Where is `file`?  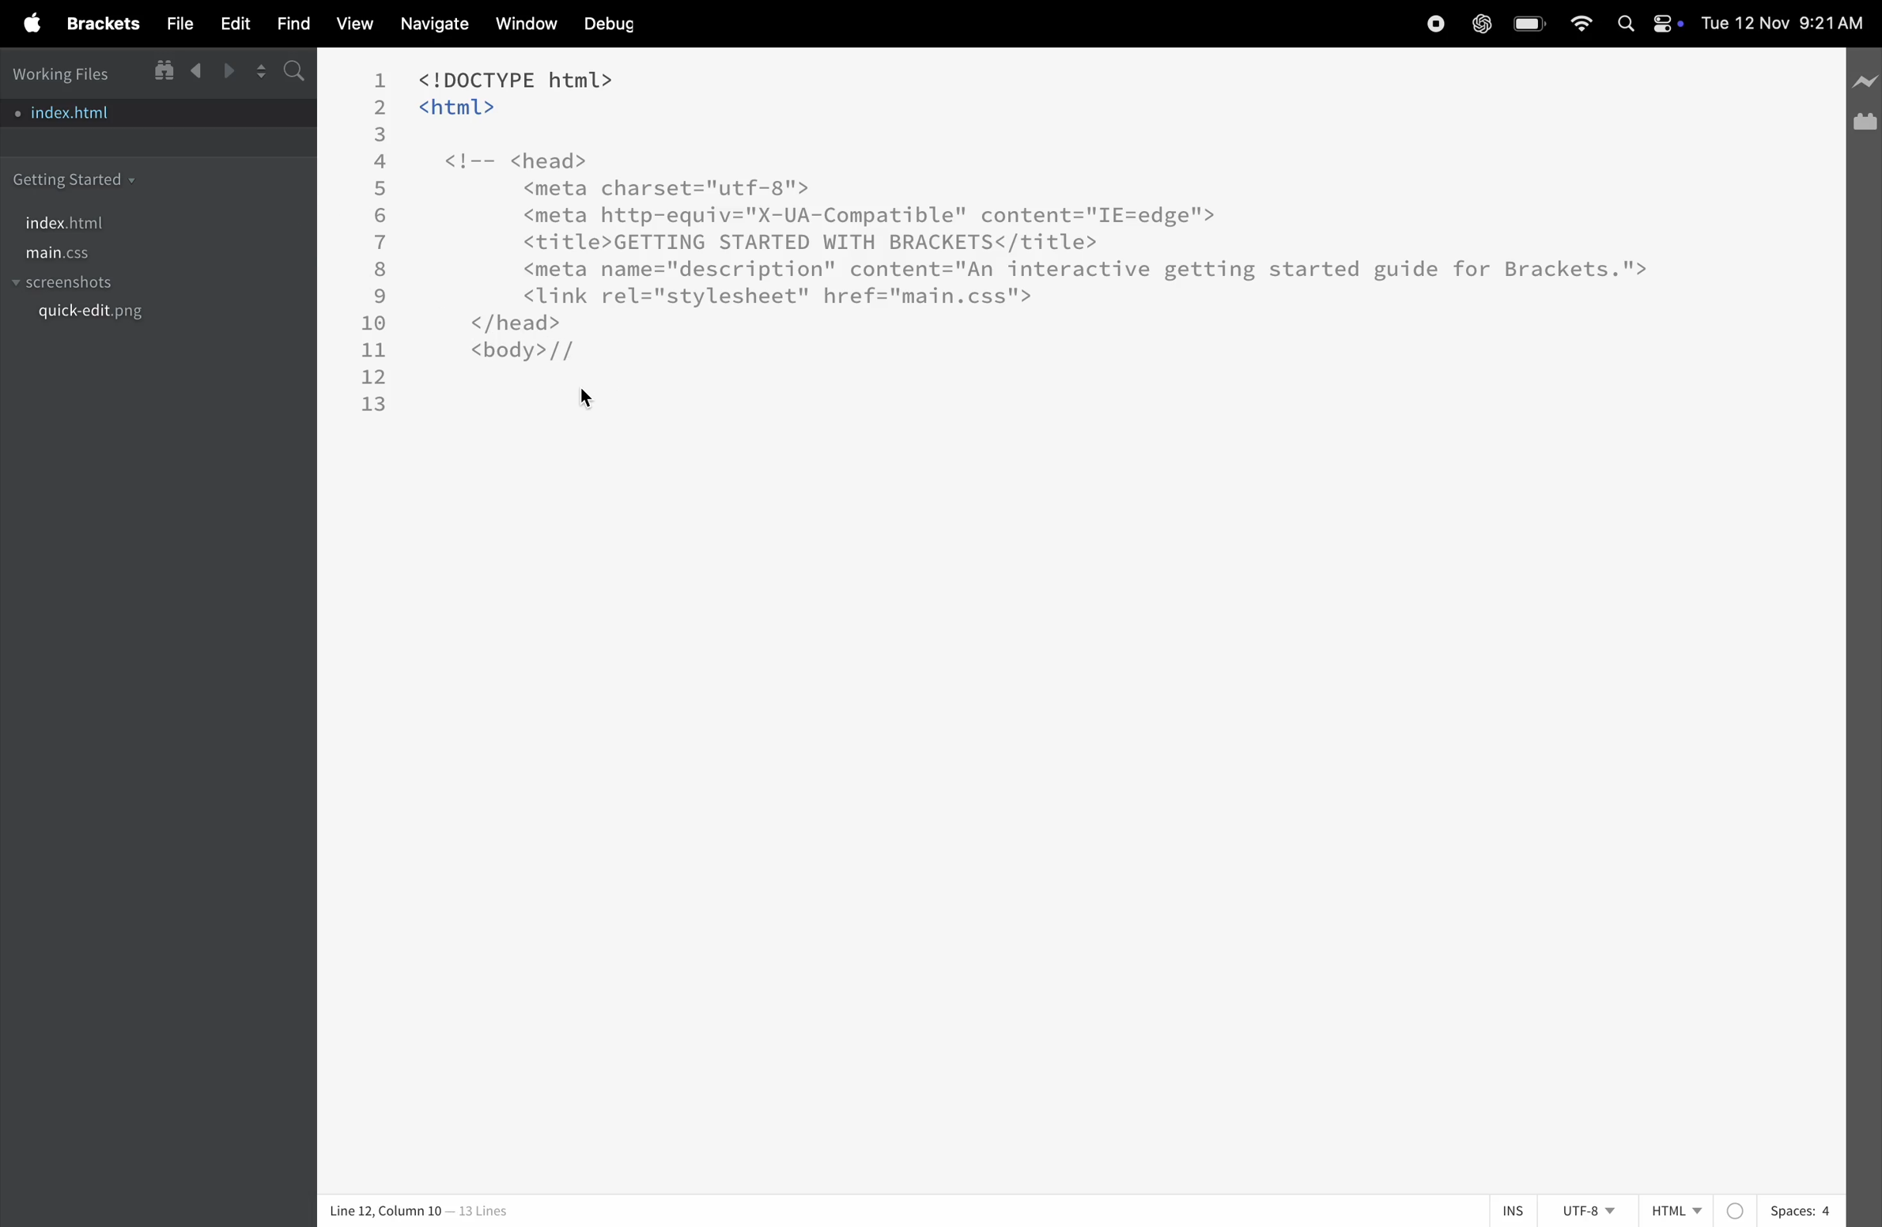 file is located at coordinates (173, 23).